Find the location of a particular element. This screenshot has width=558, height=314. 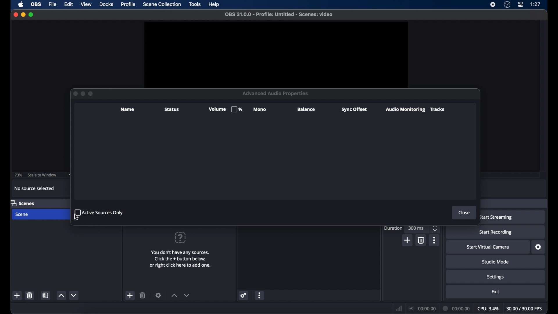

scene is located at coordinates (23, 203).